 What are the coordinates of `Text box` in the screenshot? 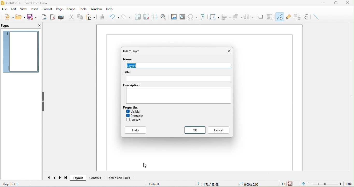 It's located at (179, 96).